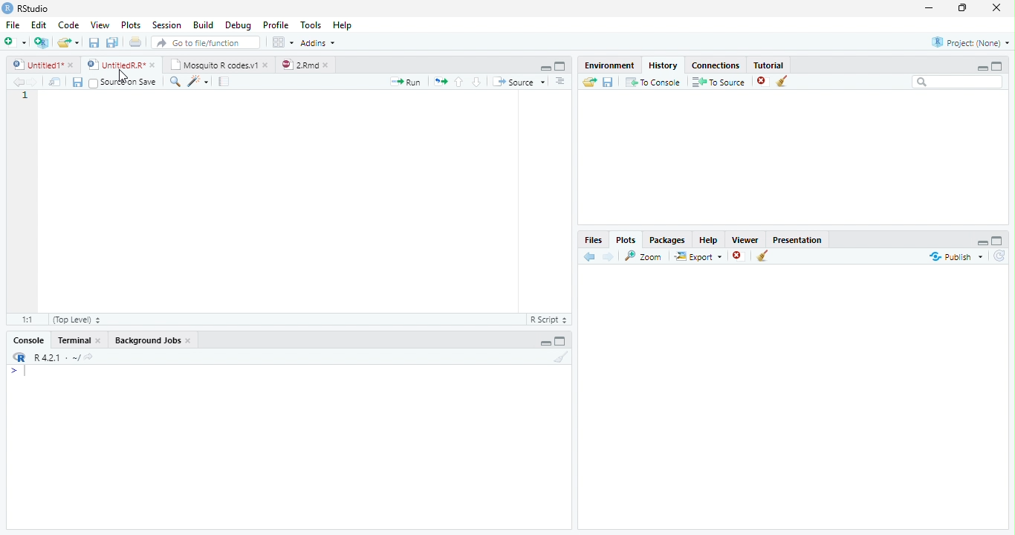  Describe the element at coordinates (204, 42) in the screenshot. I see `Go to file/function` at that location.